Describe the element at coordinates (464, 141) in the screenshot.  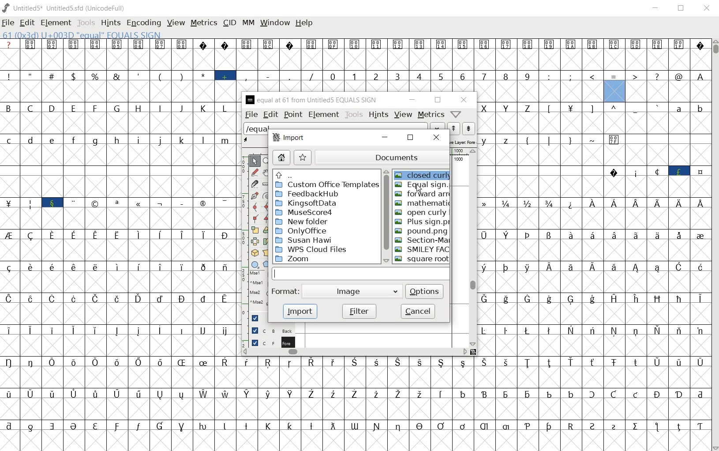
I see `active layer` at that location.